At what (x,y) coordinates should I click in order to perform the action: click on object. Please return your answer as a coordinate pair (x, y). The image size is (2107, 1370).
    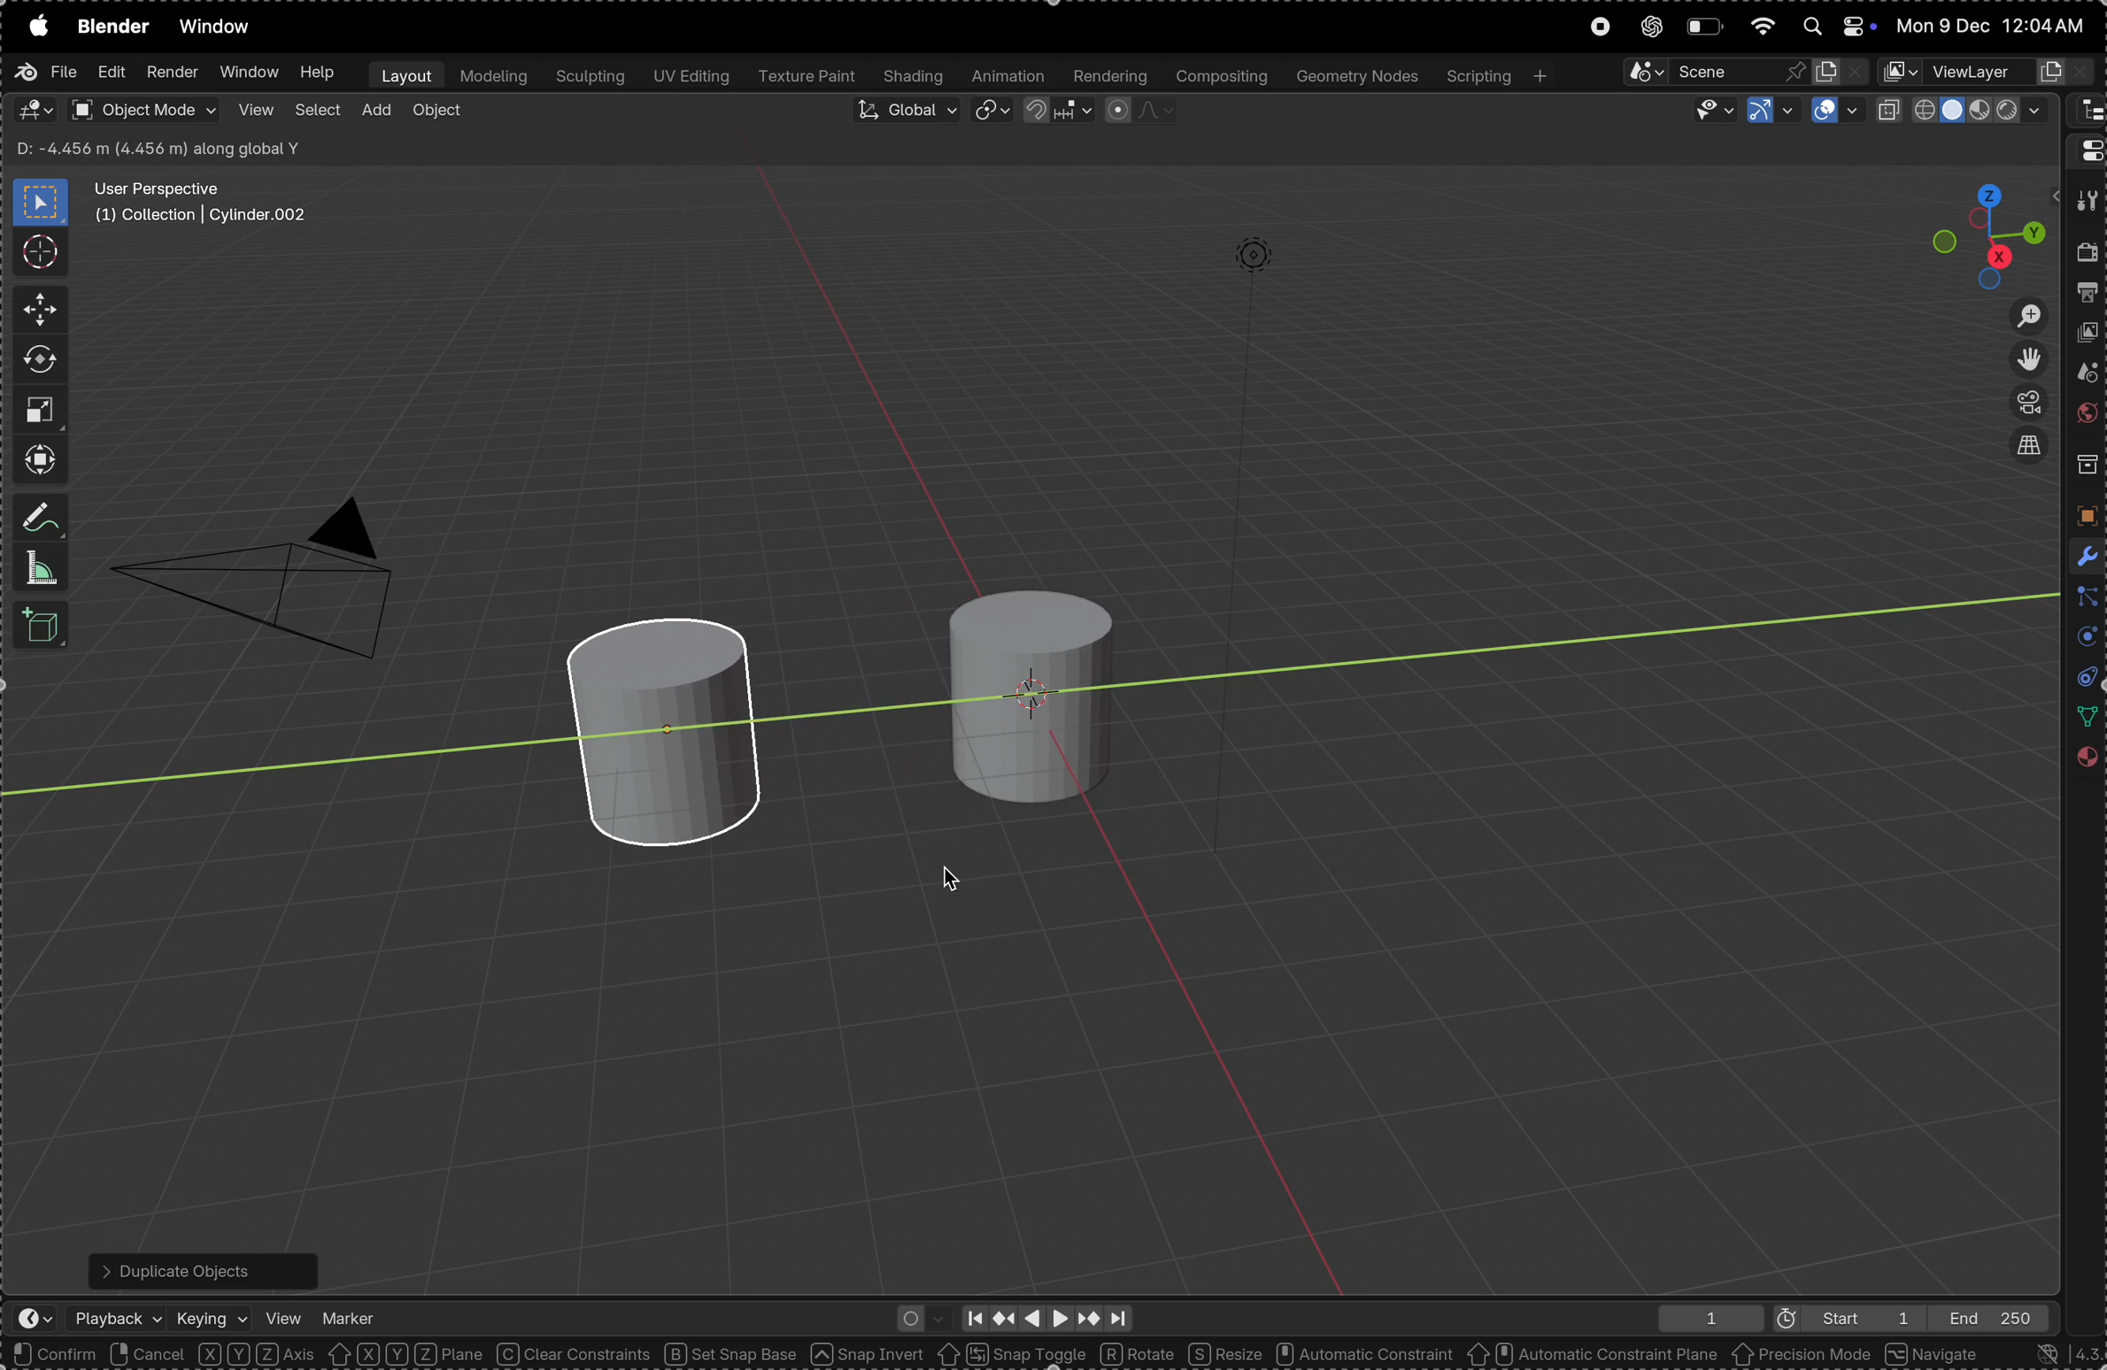
    Looking at the image, I should click on (437, 114).